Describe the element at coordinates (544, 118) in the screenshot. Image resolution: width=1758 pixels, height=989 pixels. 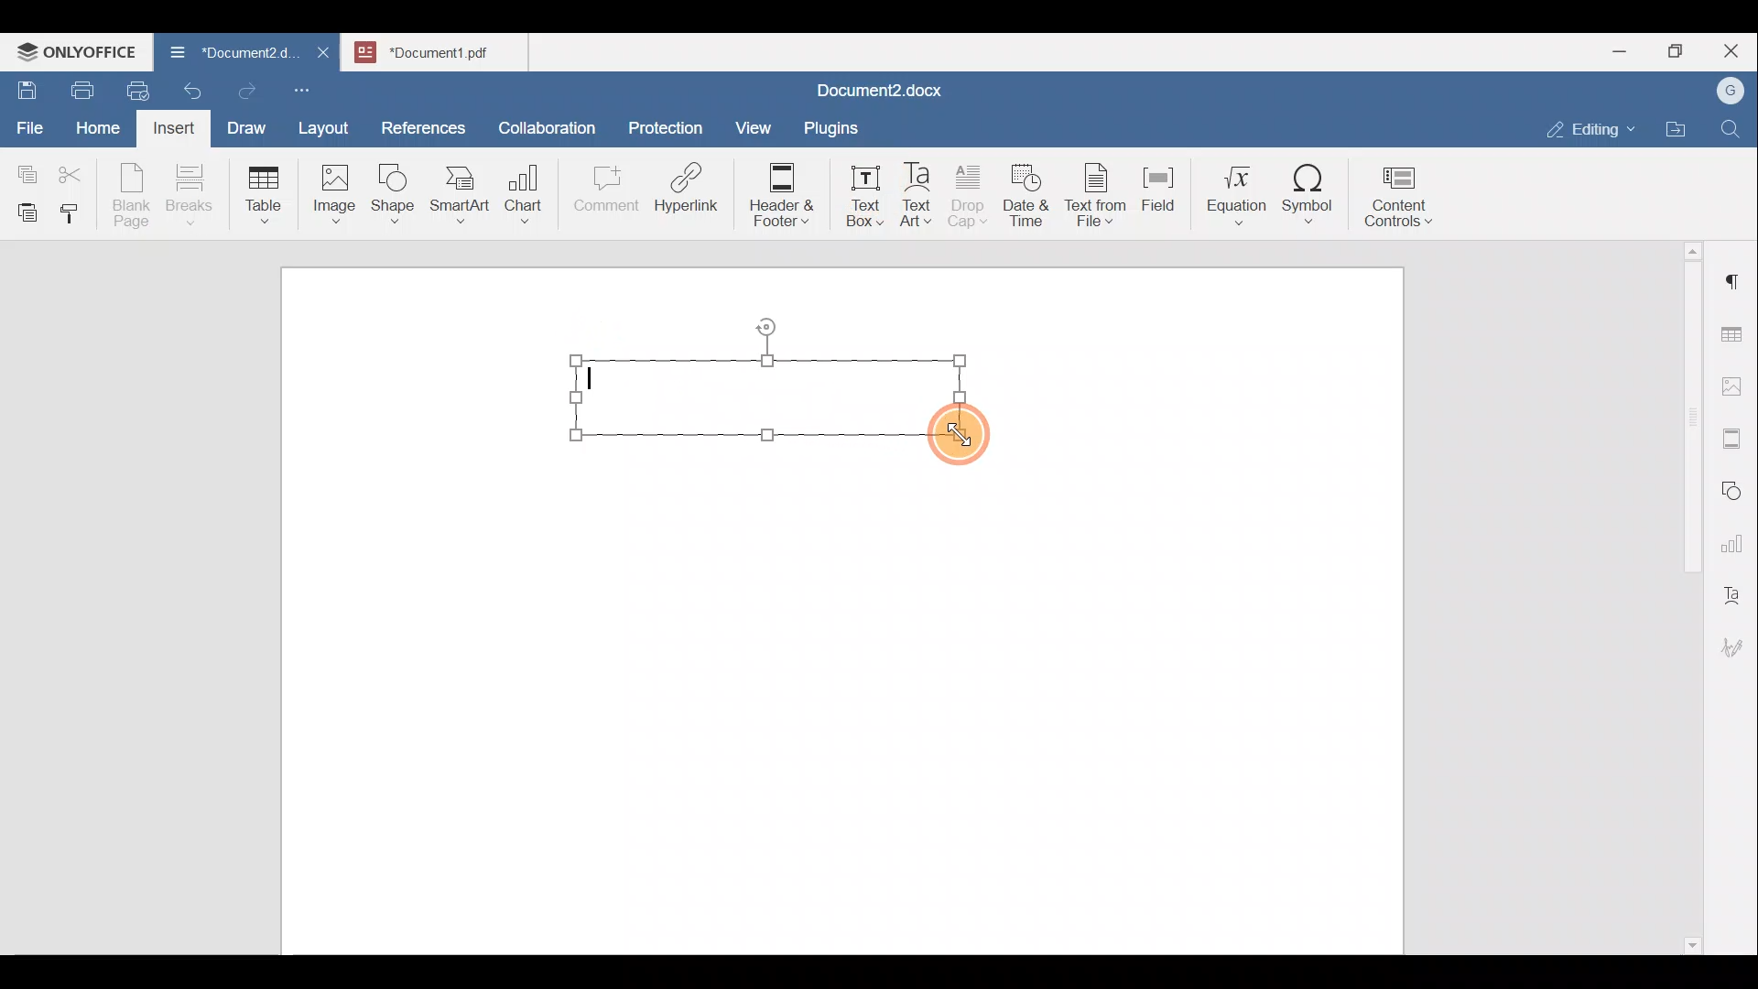
I see `Collaboration` at that location.